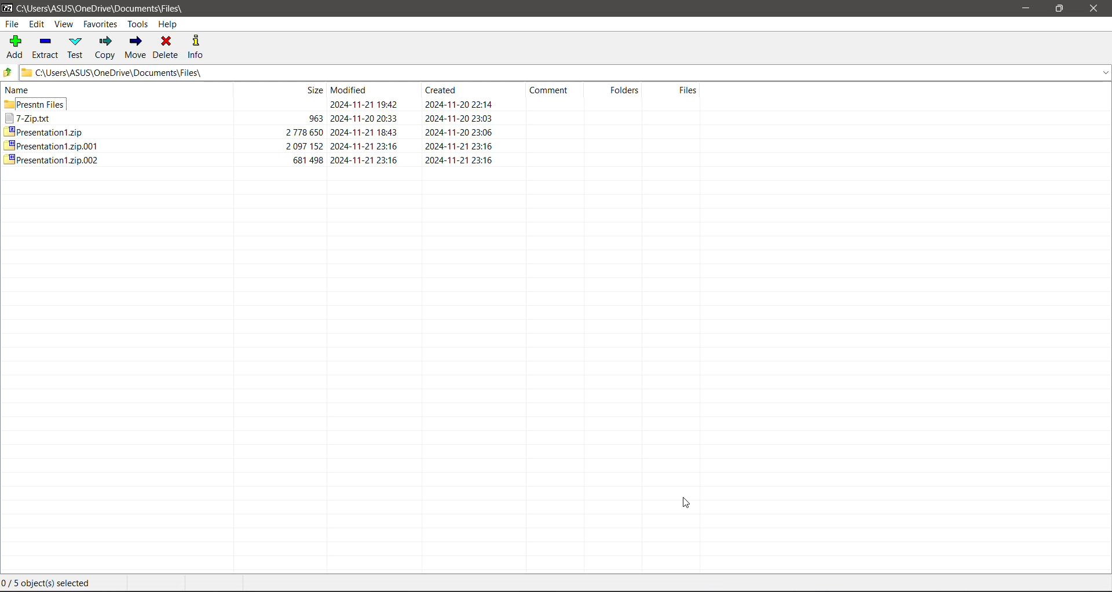  Describe the element at coordinates (67, 25) in the screenshot. I see `View` at that location.